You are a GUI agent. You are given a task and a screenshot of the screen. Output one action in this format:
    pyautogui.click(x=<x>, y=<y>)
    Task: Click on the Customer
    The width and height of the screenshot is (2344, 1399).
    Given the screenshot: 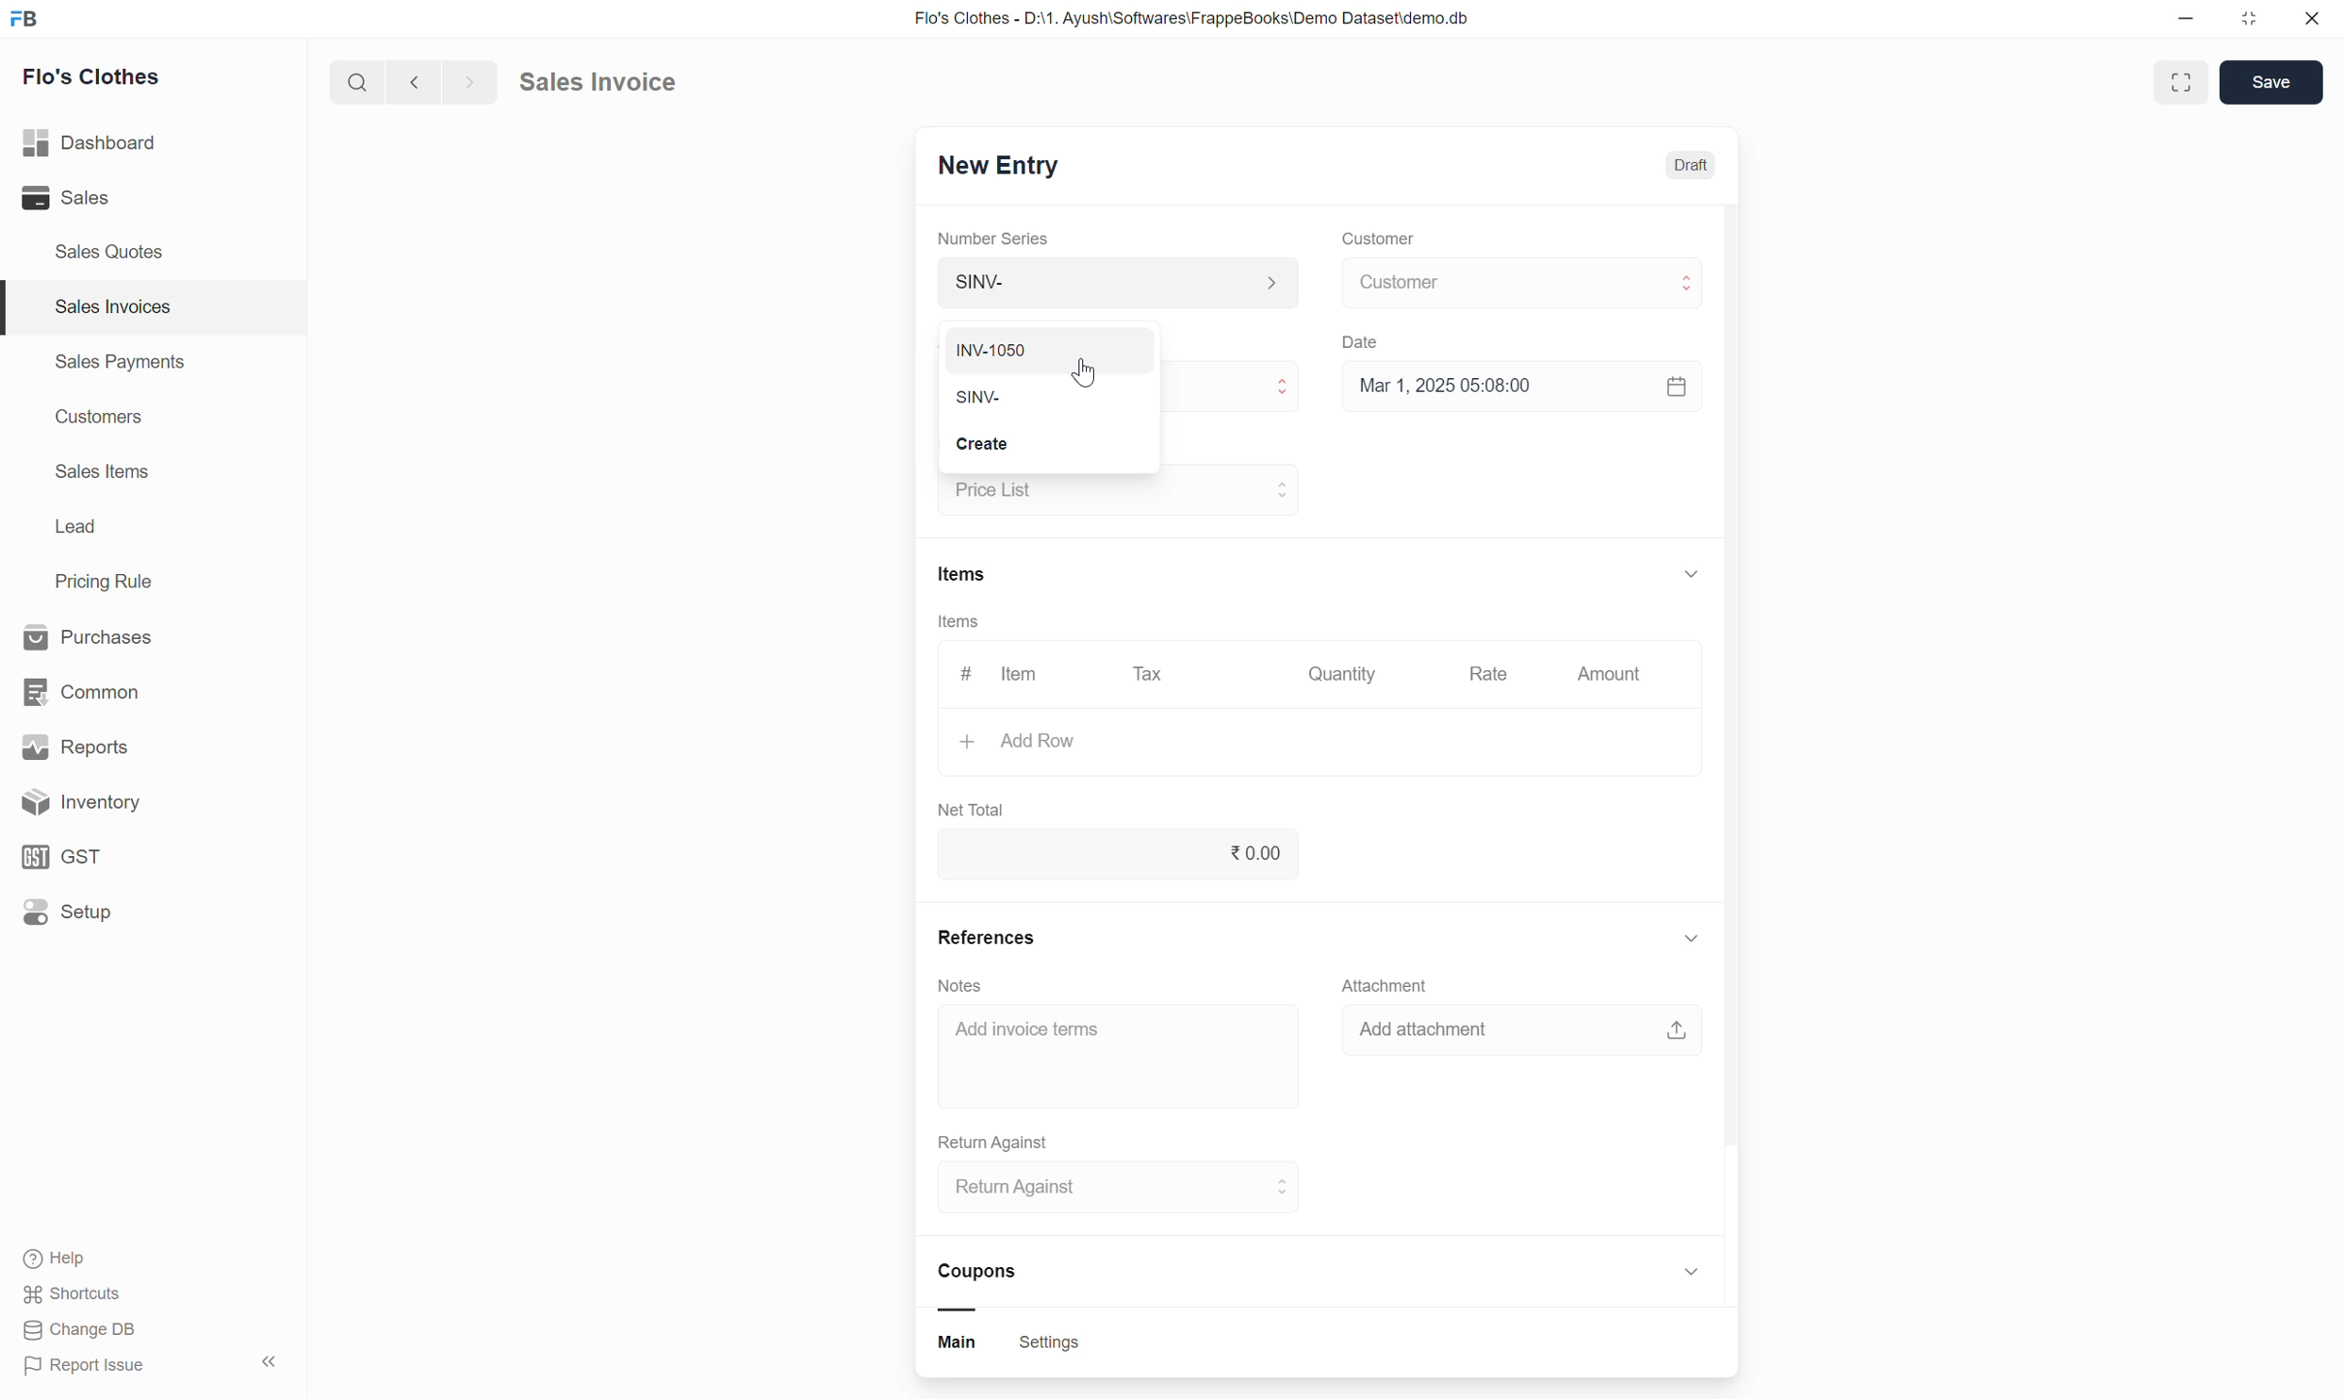 What is the action you would take?
    pyautogui.click(x=1376, y=239)
    